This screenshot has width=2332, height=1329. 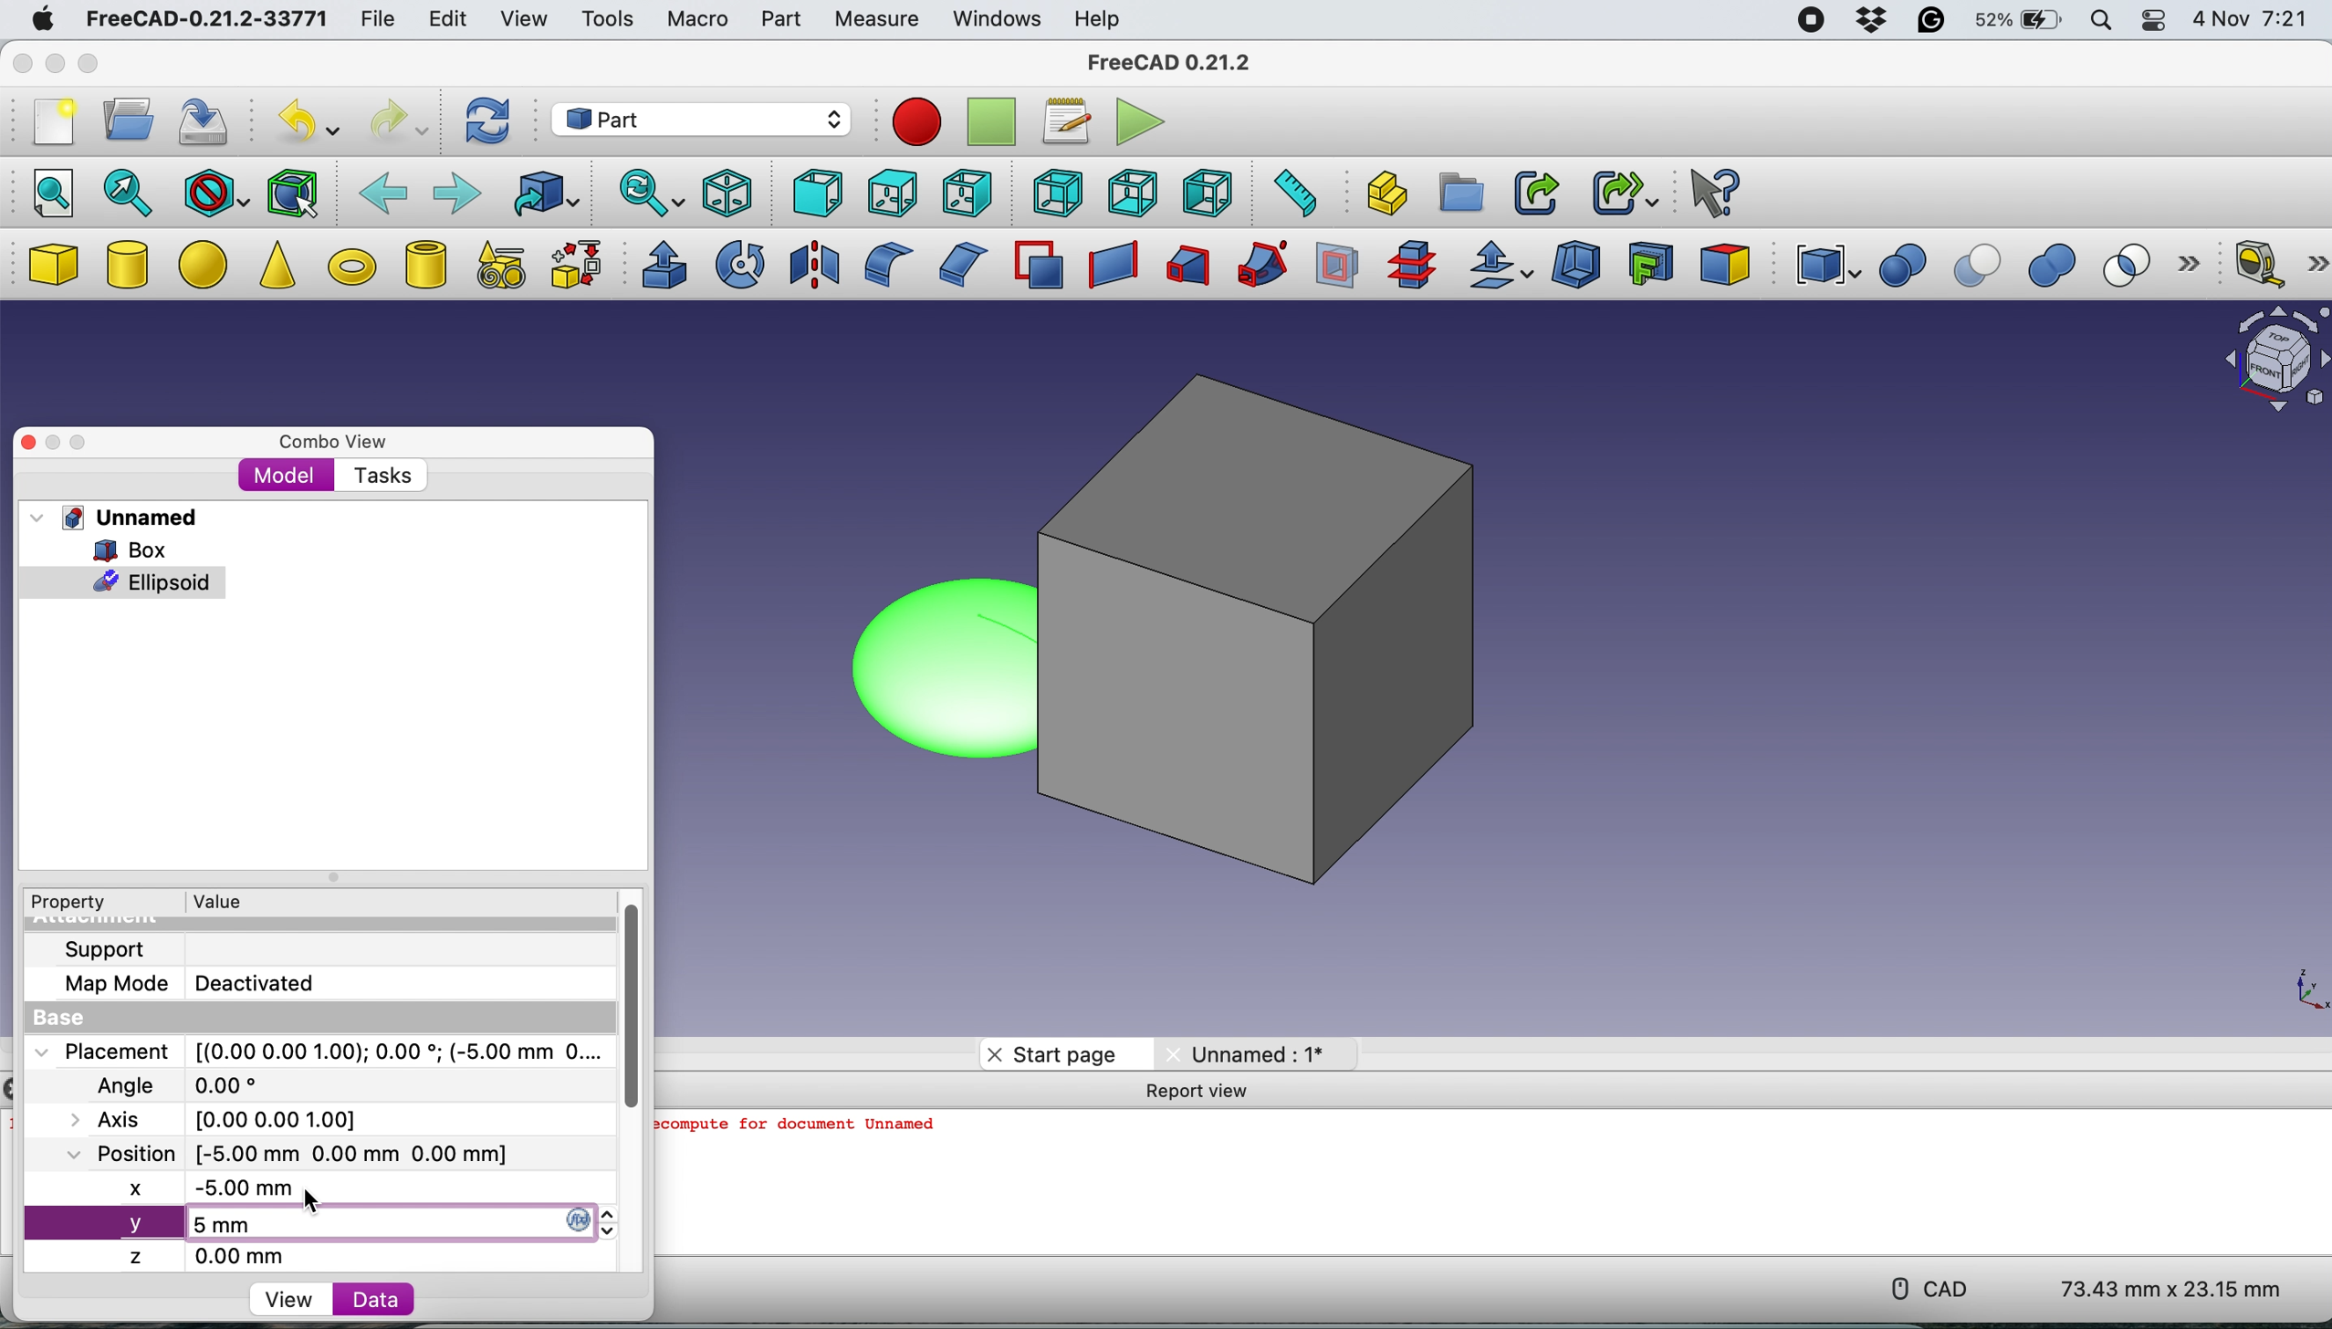 What do you see at coordinates (1711, 191) in the screenshot?
I see `What's this?` at bounding box center [1711, 191].